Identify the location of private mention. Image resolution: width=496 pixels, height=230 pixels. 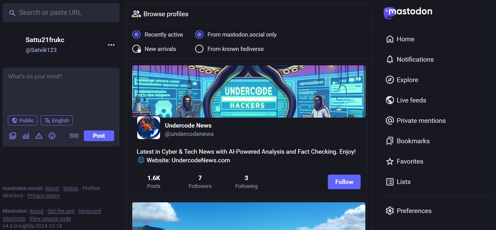
(418, 121).